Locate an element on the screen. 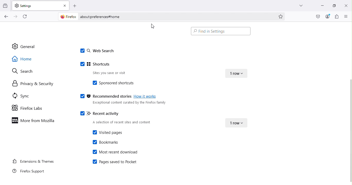  Go forward one page is located at coordinates (15, 17).